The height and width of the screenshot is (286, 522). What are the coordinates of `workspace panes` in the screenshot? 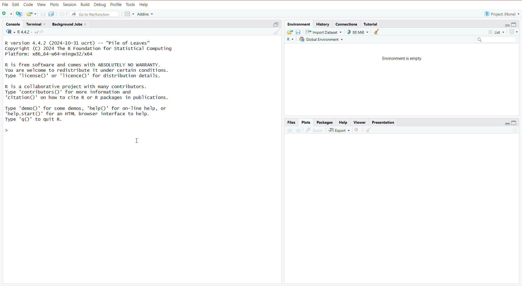 It's located at (129, 14).